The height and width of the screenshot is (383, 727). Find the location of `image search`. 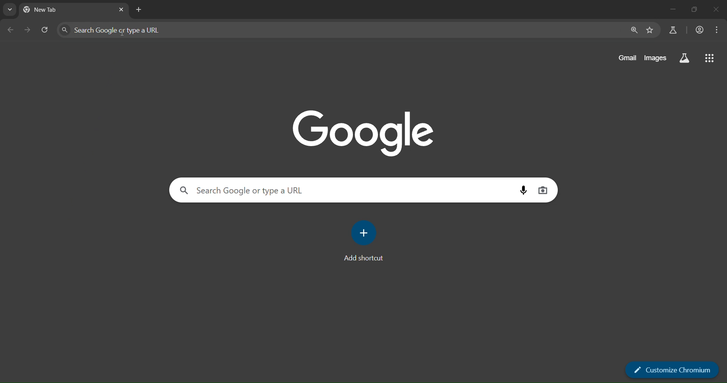

image search is located at coordinates (544, 190).